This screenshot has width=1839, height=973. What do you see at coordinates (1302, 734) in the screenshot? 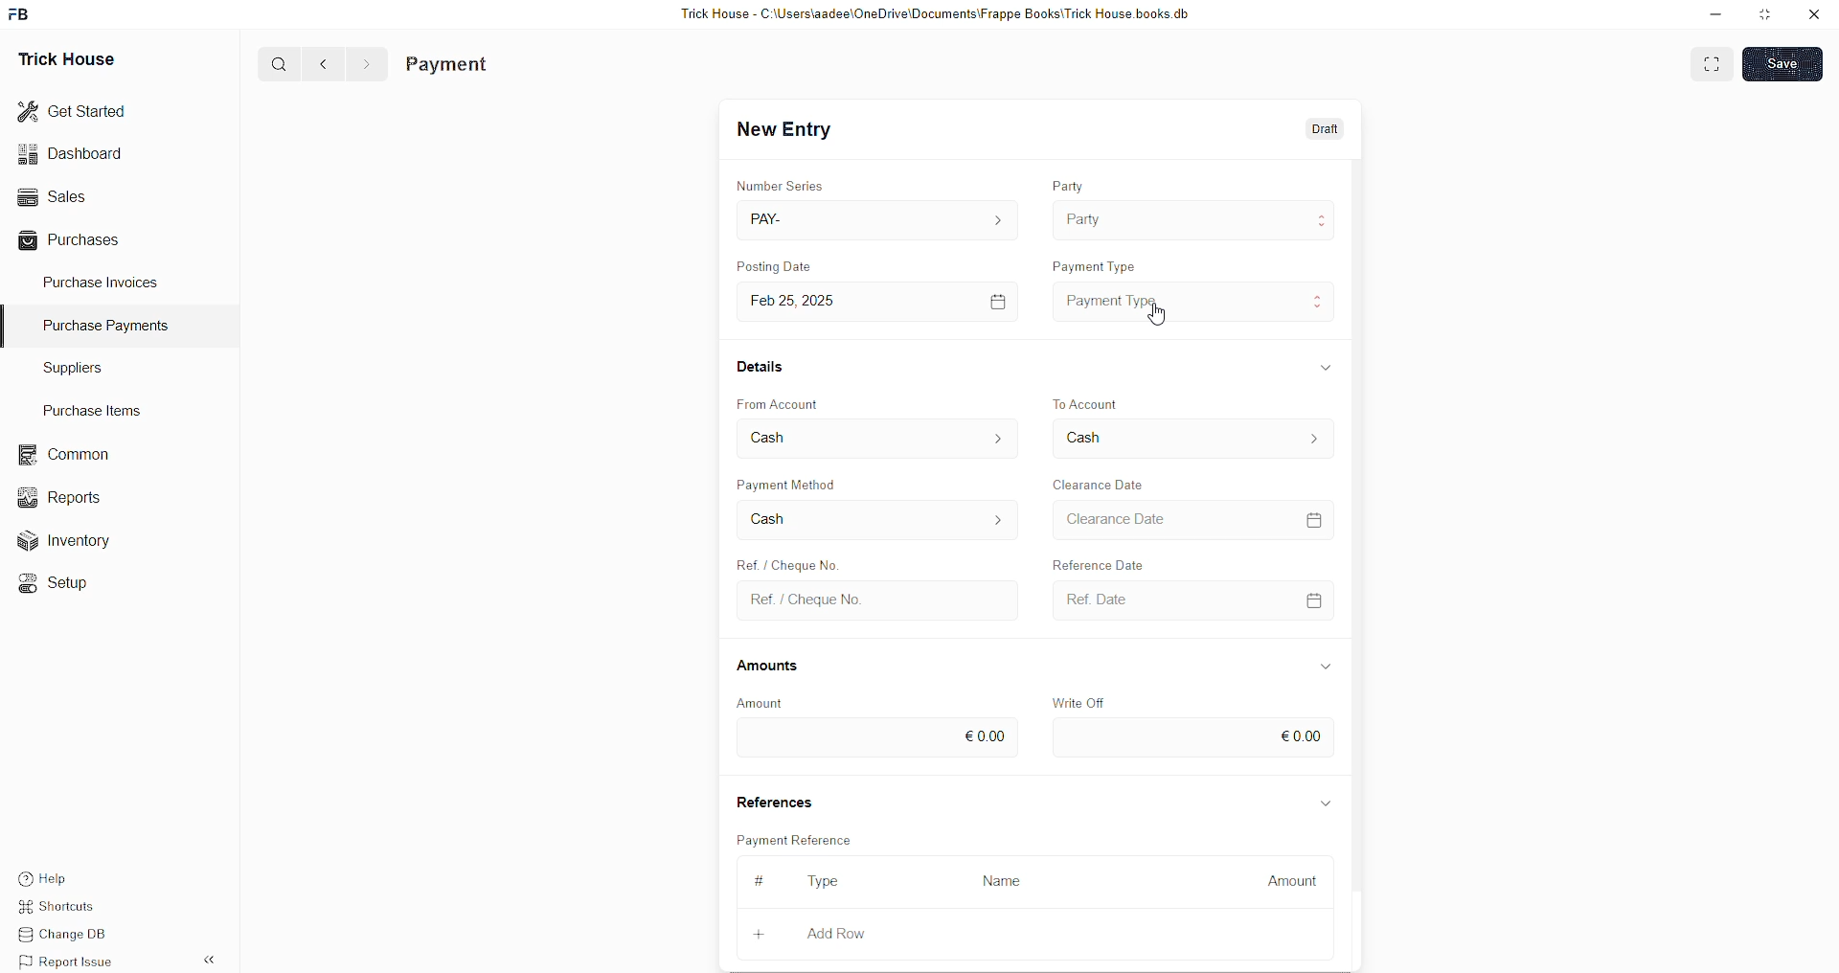
I see `€0.00` at bounding box center [1302, 734].